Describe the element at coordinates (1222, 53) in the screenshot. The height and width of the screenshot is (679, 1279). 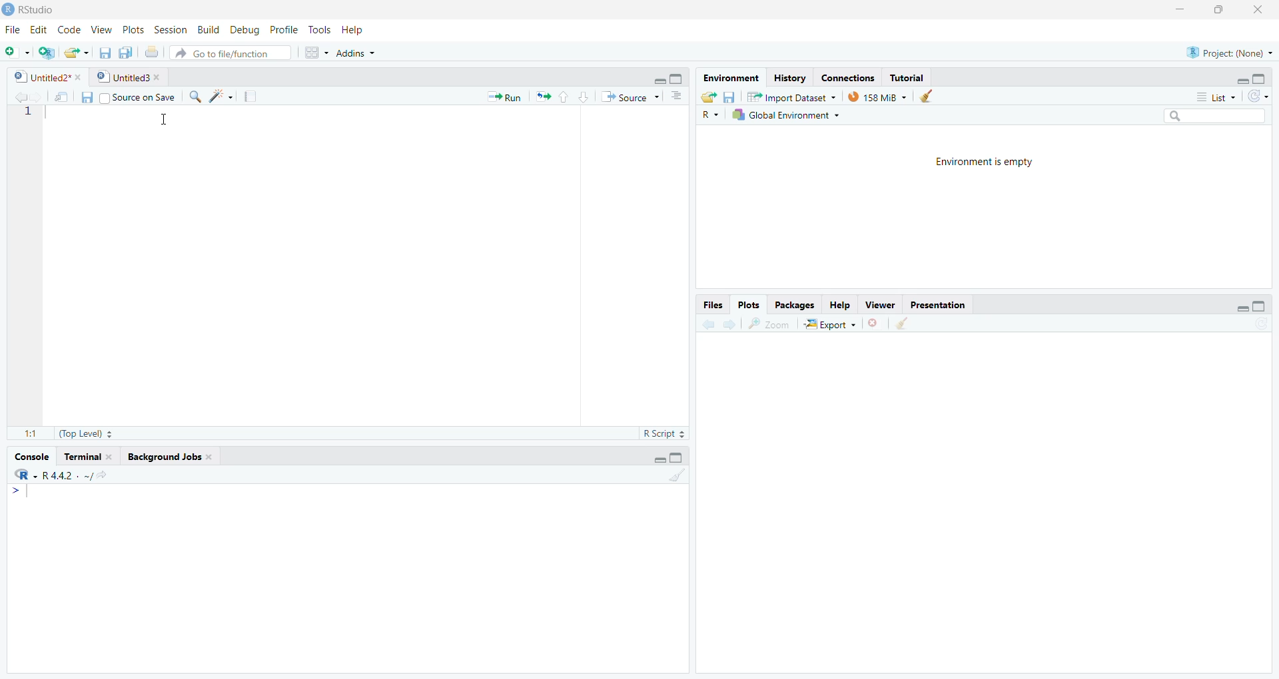
I see `U Project: (None) +` at that location.